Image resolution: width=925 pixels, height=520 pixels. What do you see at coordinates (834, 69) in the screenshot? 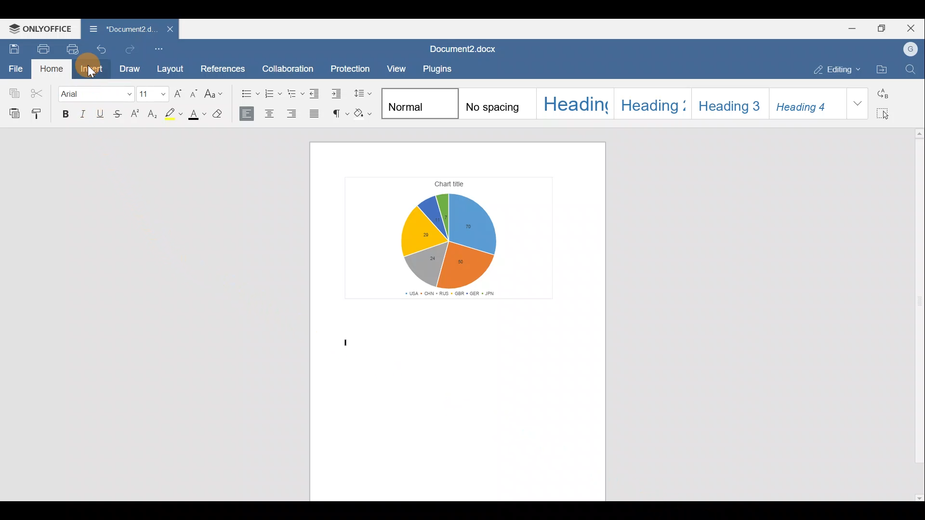
I see `Editing mode` at bounding box center [834, 69].